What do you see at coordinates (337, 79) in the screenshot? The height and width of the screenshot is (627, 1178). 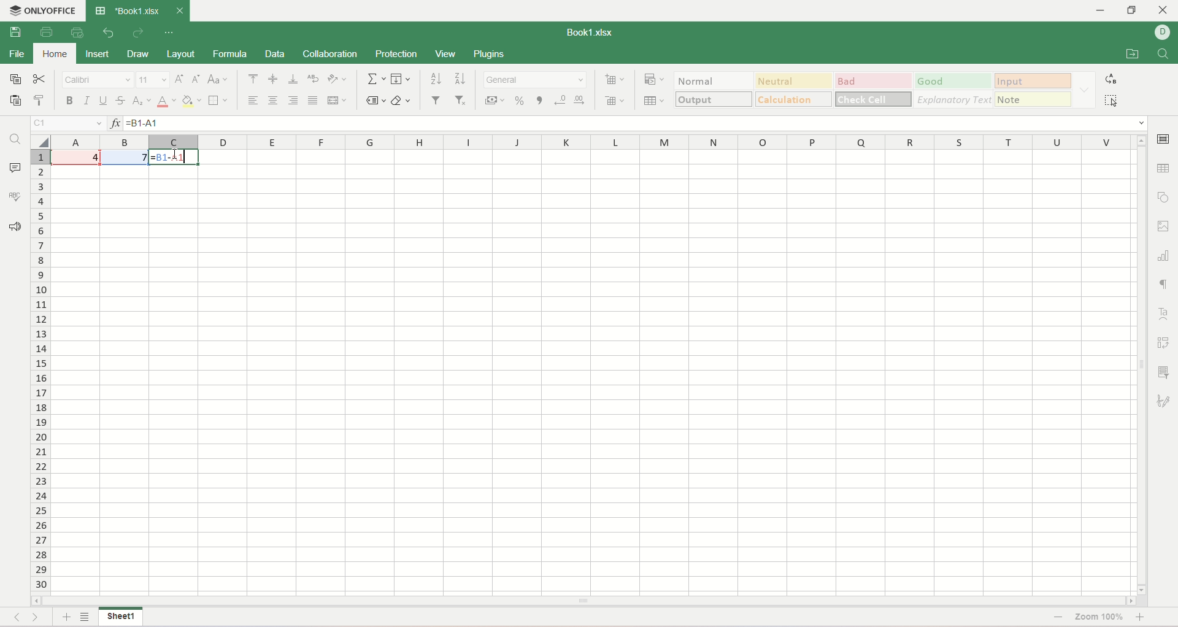 I see `orientation` at bounding box center [337, 79].